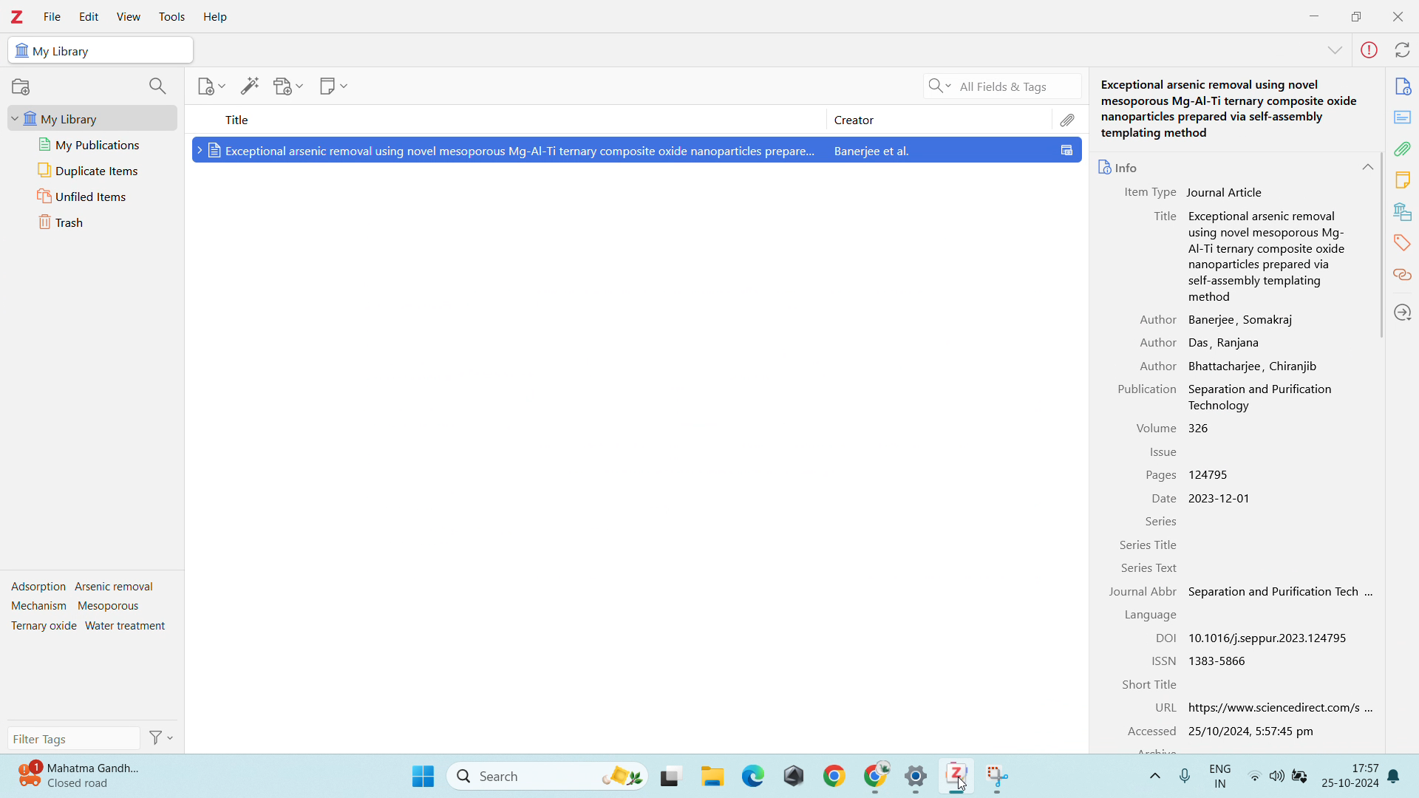  Describe the element at coordinates (333, 86) in the screenshot. I see `add notes` at that location.